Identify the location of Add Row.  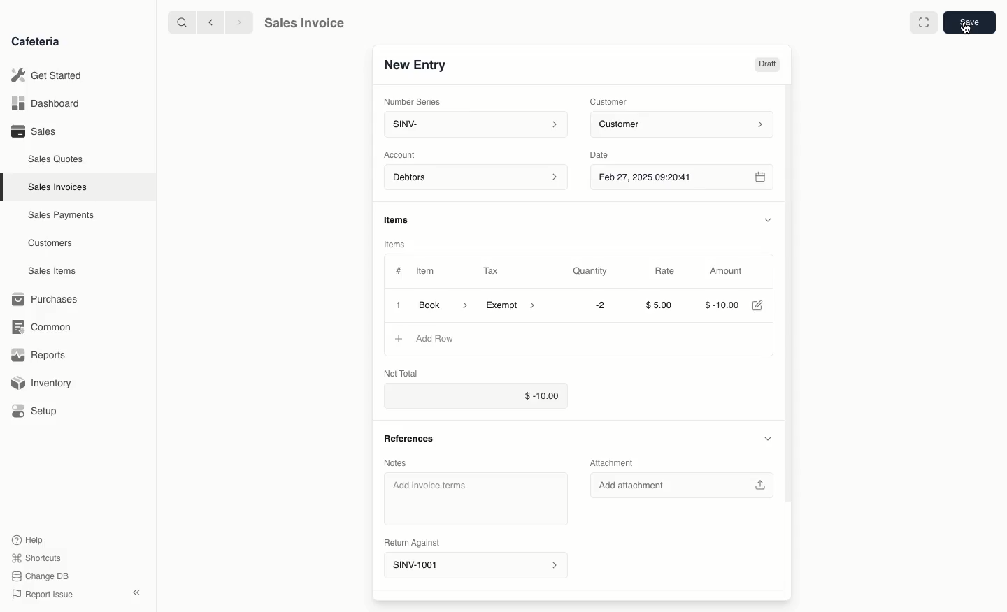
(431, 339).